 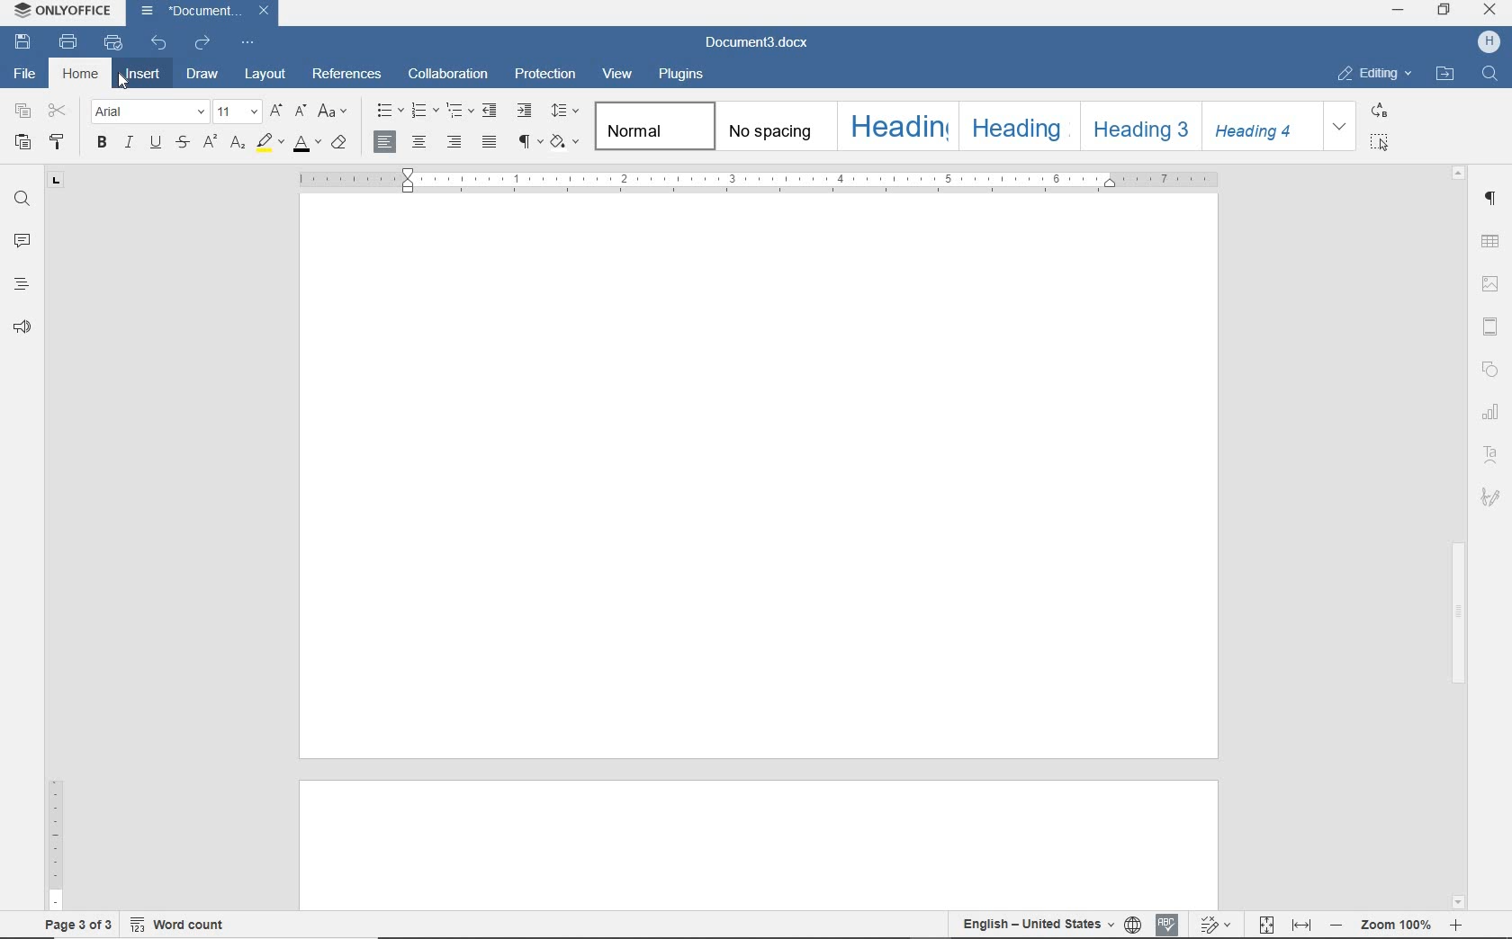 What do you see at coordinates (1341, 126) in the screenshot?
I see `EXPAND` at bounding box center [1341, 126].